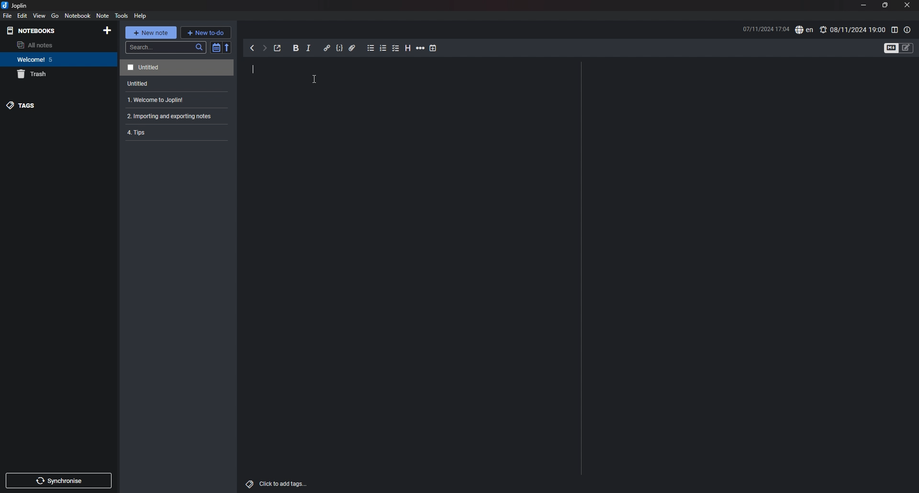 Image resolution: width=919 pixels, height=493 pixels. I want to click on trash, so click(53, 74).